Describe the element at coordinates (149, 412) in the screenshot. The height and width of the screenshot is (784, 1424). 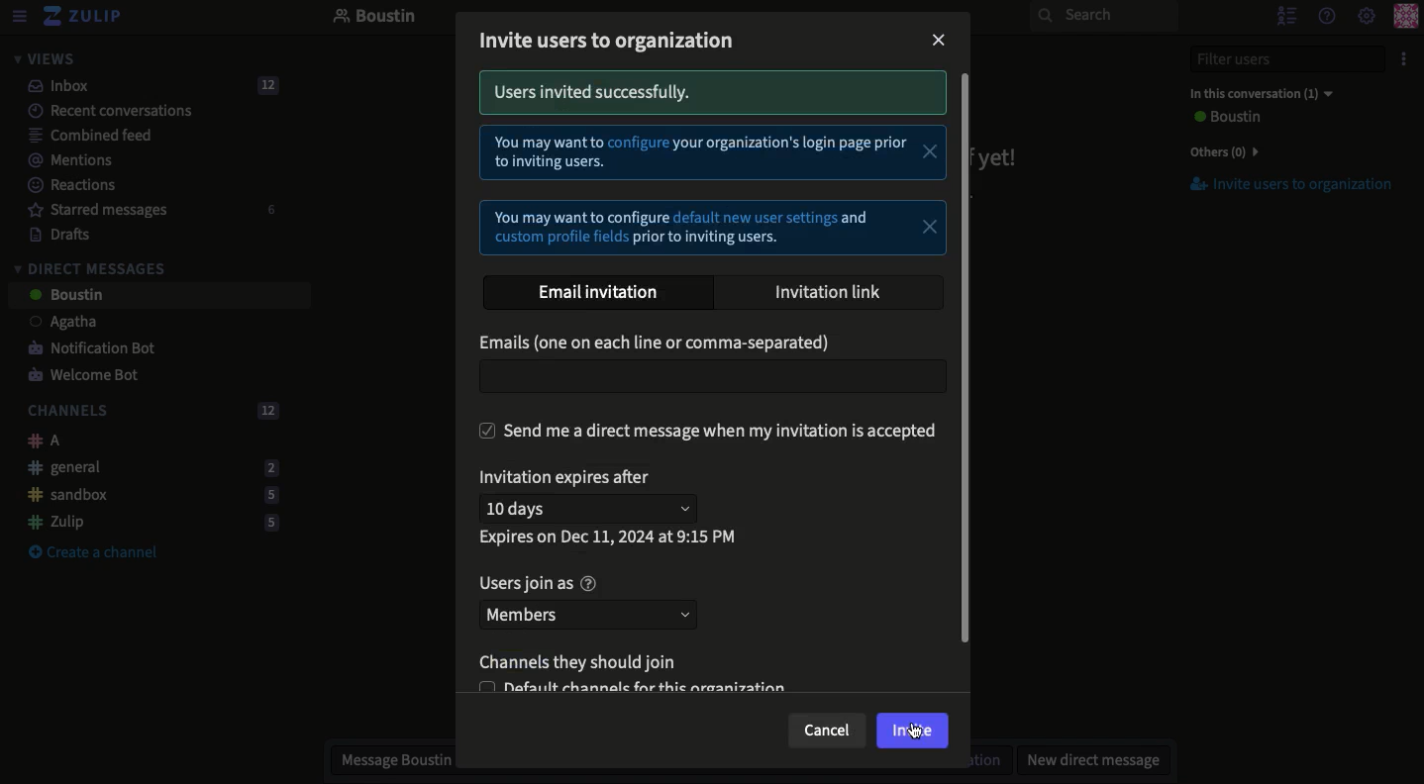
I see `Channels` at that location.